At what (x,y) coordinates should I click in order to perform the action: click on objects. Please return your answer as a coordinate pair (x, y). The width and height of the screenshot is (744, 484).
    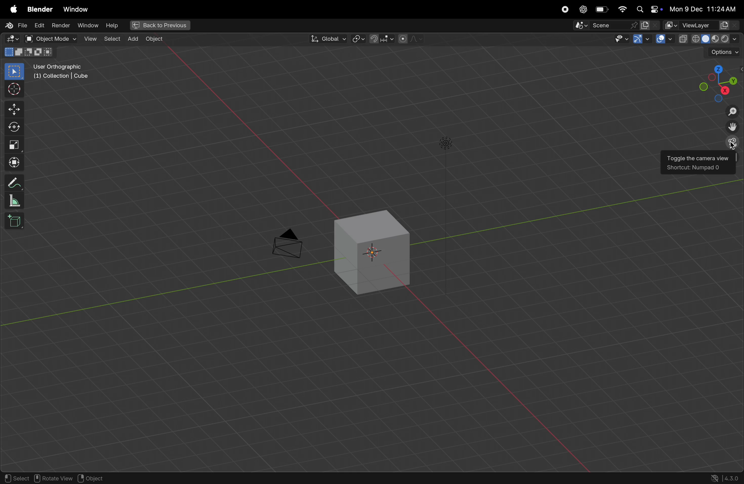
    Looking at the image, I should click on (158, 40).